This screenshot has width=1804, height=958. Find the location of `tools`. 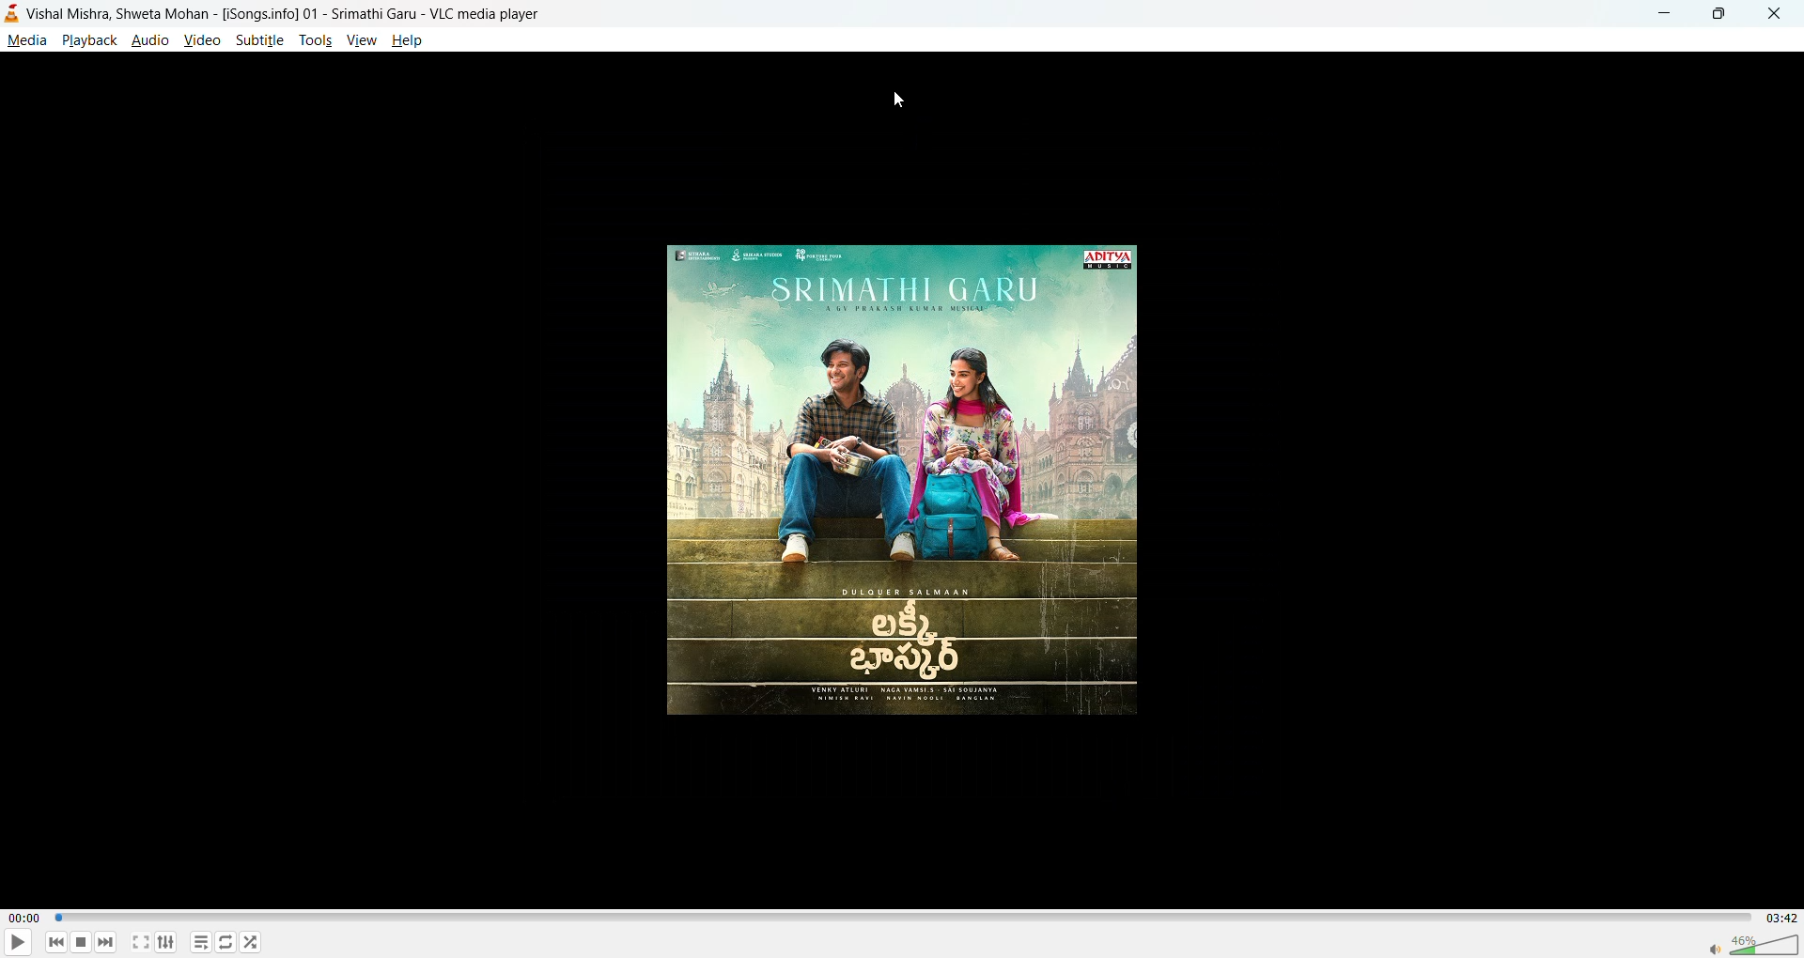

tools is located at coordinates (314, 40).